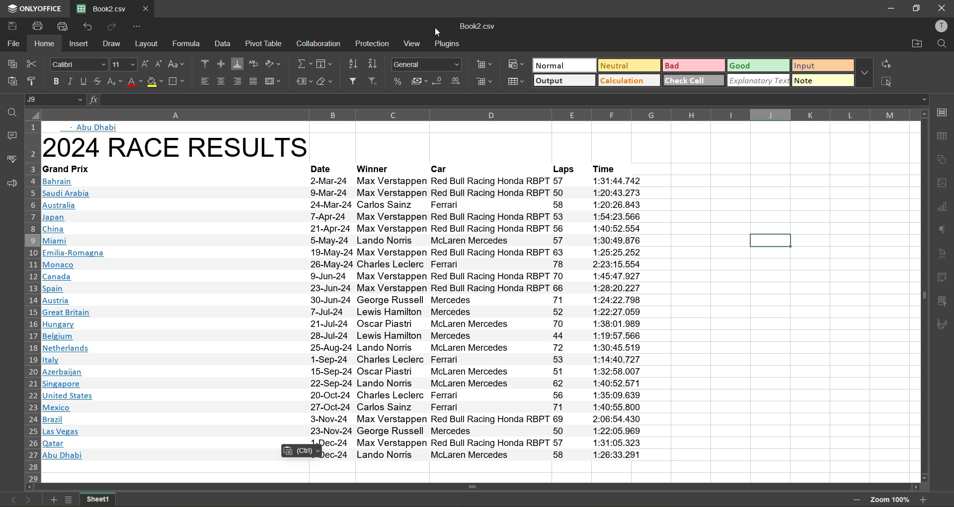  Describe the element at coordinates (478, 27) in the screenshot. I see `type changed` at that location.